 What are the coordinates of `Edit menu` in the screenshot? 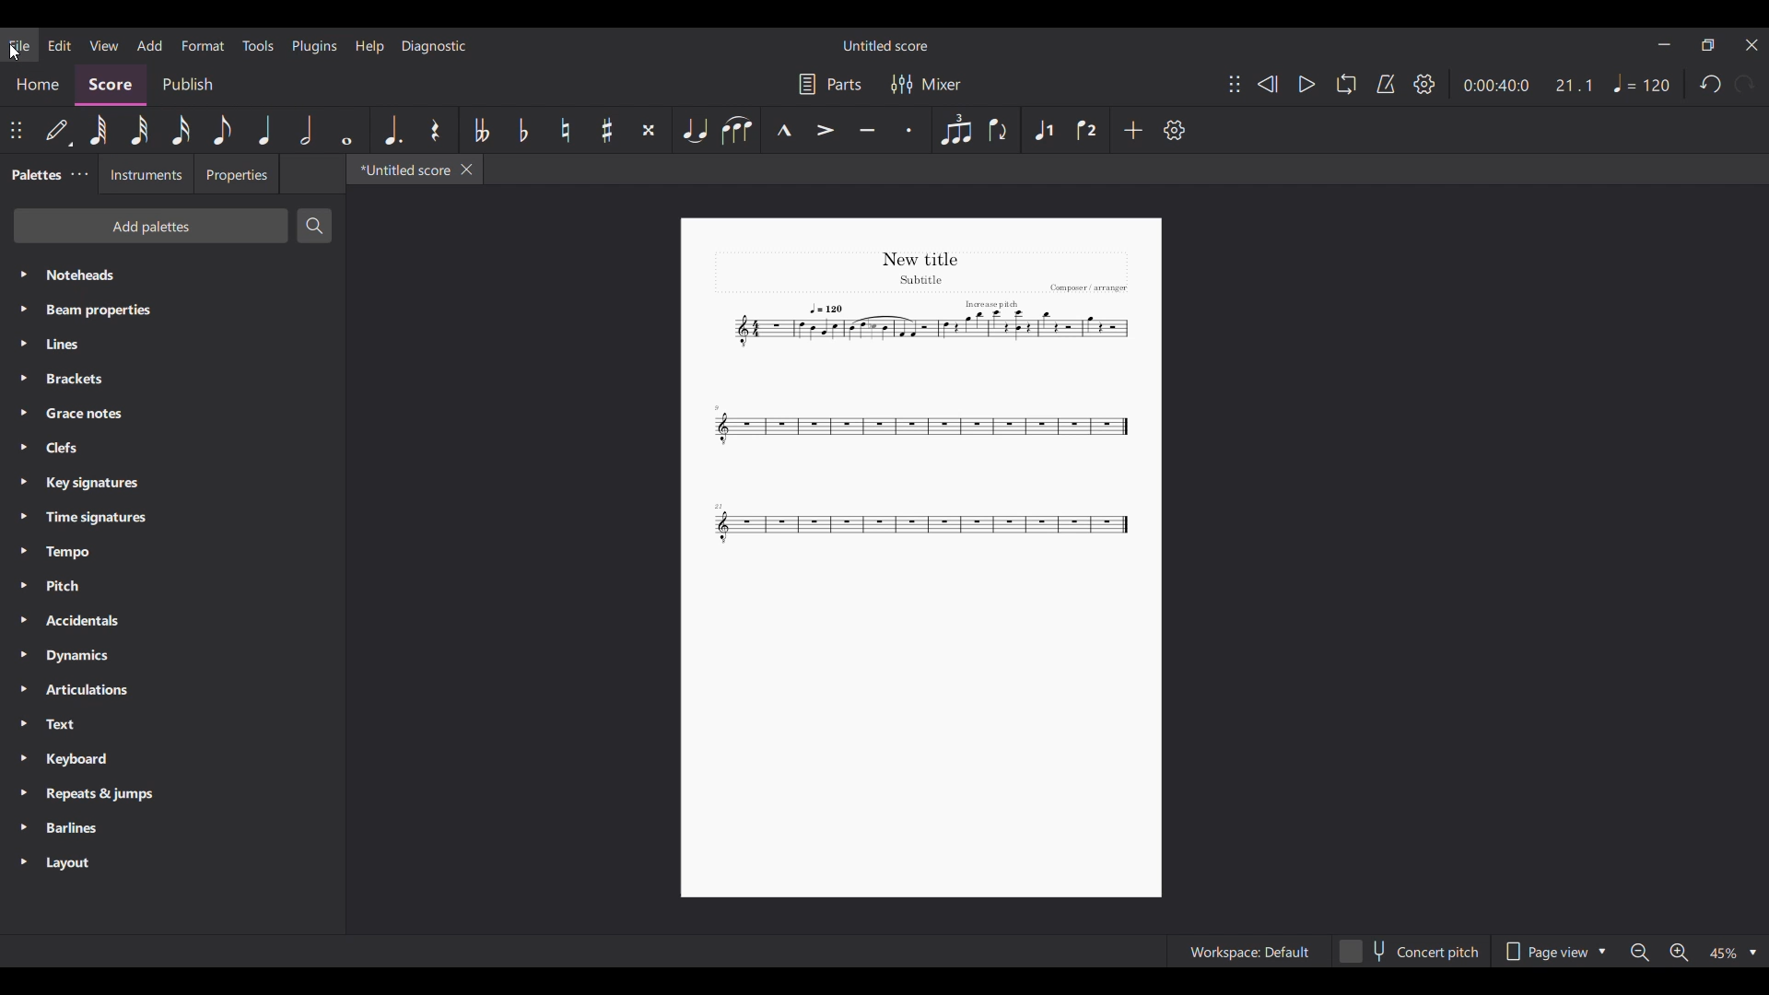 It's located at (60, 45).